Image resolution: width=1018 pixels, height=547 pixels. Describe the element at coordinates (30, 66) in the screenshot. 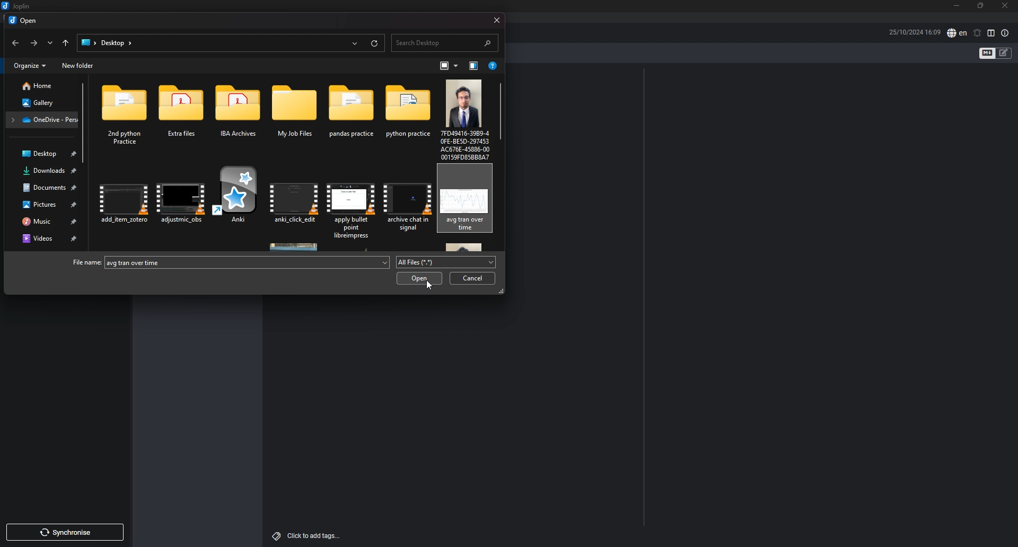

I see `organize` at that location.